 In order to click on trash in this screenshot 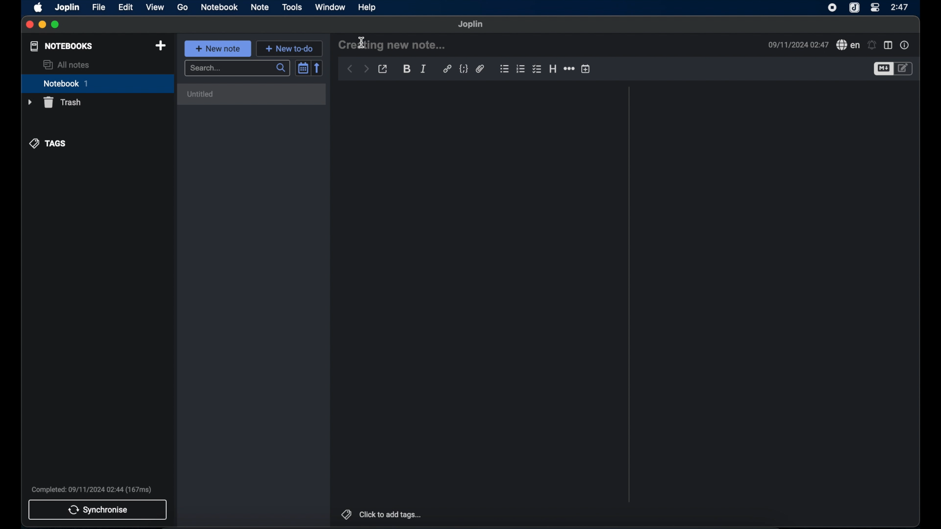, I will do `click(56, 102)`.